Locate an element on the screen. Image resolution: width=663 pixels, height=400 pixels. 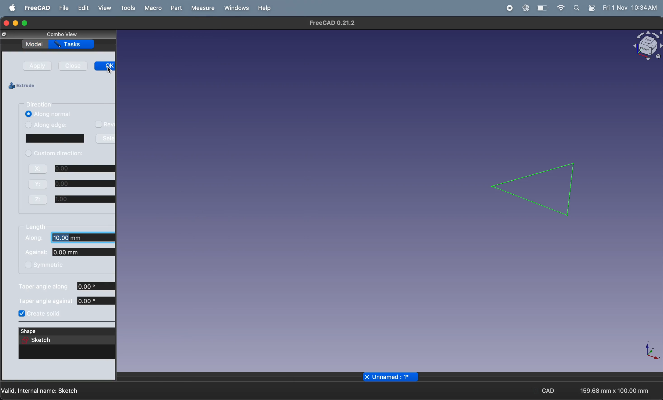
minimize is located at coordinates (15, 23).